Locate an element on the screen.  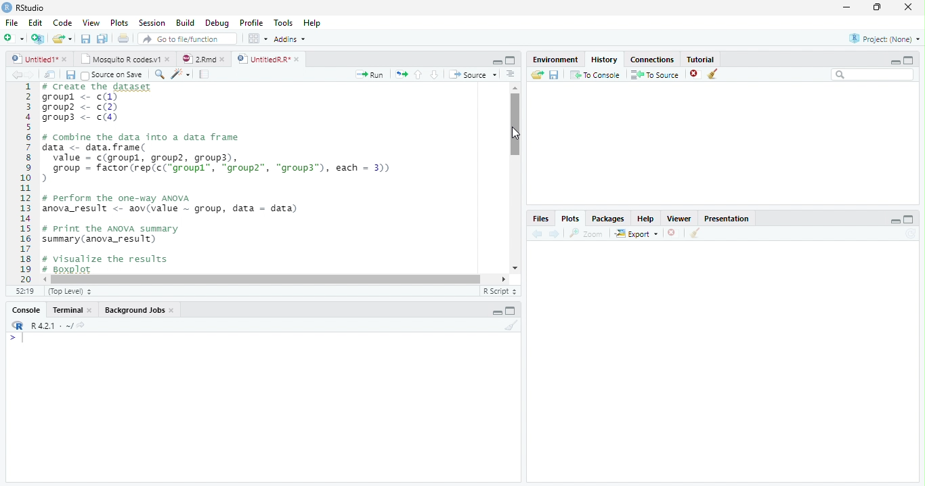
geom boxplot() + Tabs(title = “soxplot of values by Group”, x = “Group”, y = “"value") +theme_minimal ()# mean plot with ggplot2group_means <- aggregate(value ~ group, data = data, mean)ggplot(group_means, aes(x = group, y = value, group = 1)) + #group=1 needed for line pgeon_line() +geon_point() +Tabs(title = “Mean Plot of values by Group”, x = “Group”, y = “Mean value") +theme_minimal ()# Tukey's Hsp for pairwise comparisons (post-hoc test)tukey_result <- TukeyHsD(anova_result)print (tukey_result)#visualize Tukey's HSD results is located at coordinates (271, 179).